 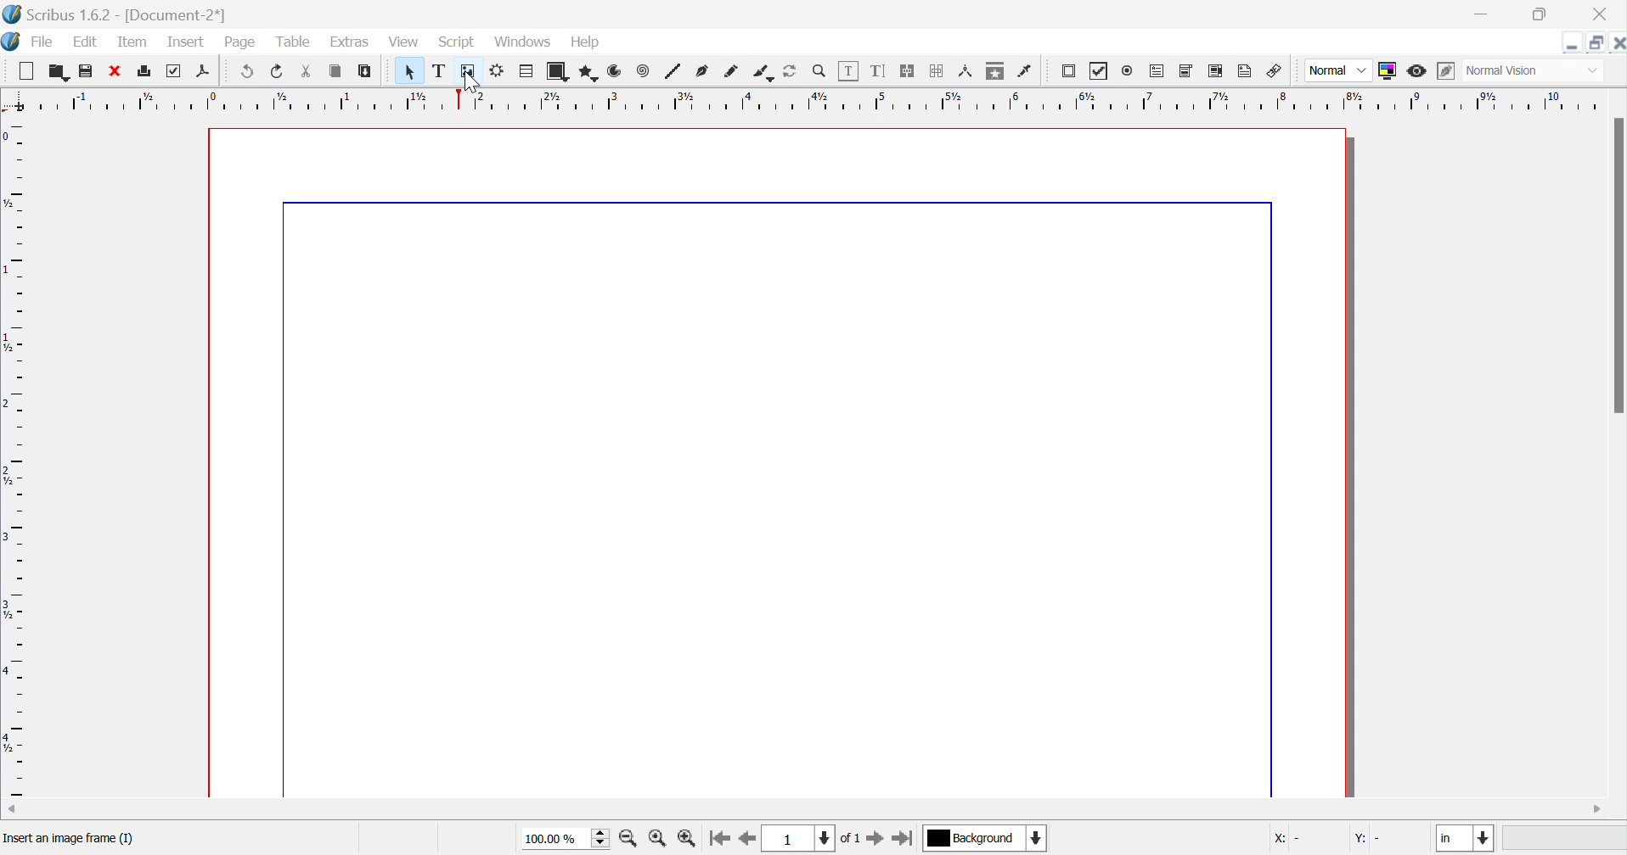 What do you see at coordinates (628, 839) in the screenshot?
I see `zoom in` at bounding box center [628, 839].